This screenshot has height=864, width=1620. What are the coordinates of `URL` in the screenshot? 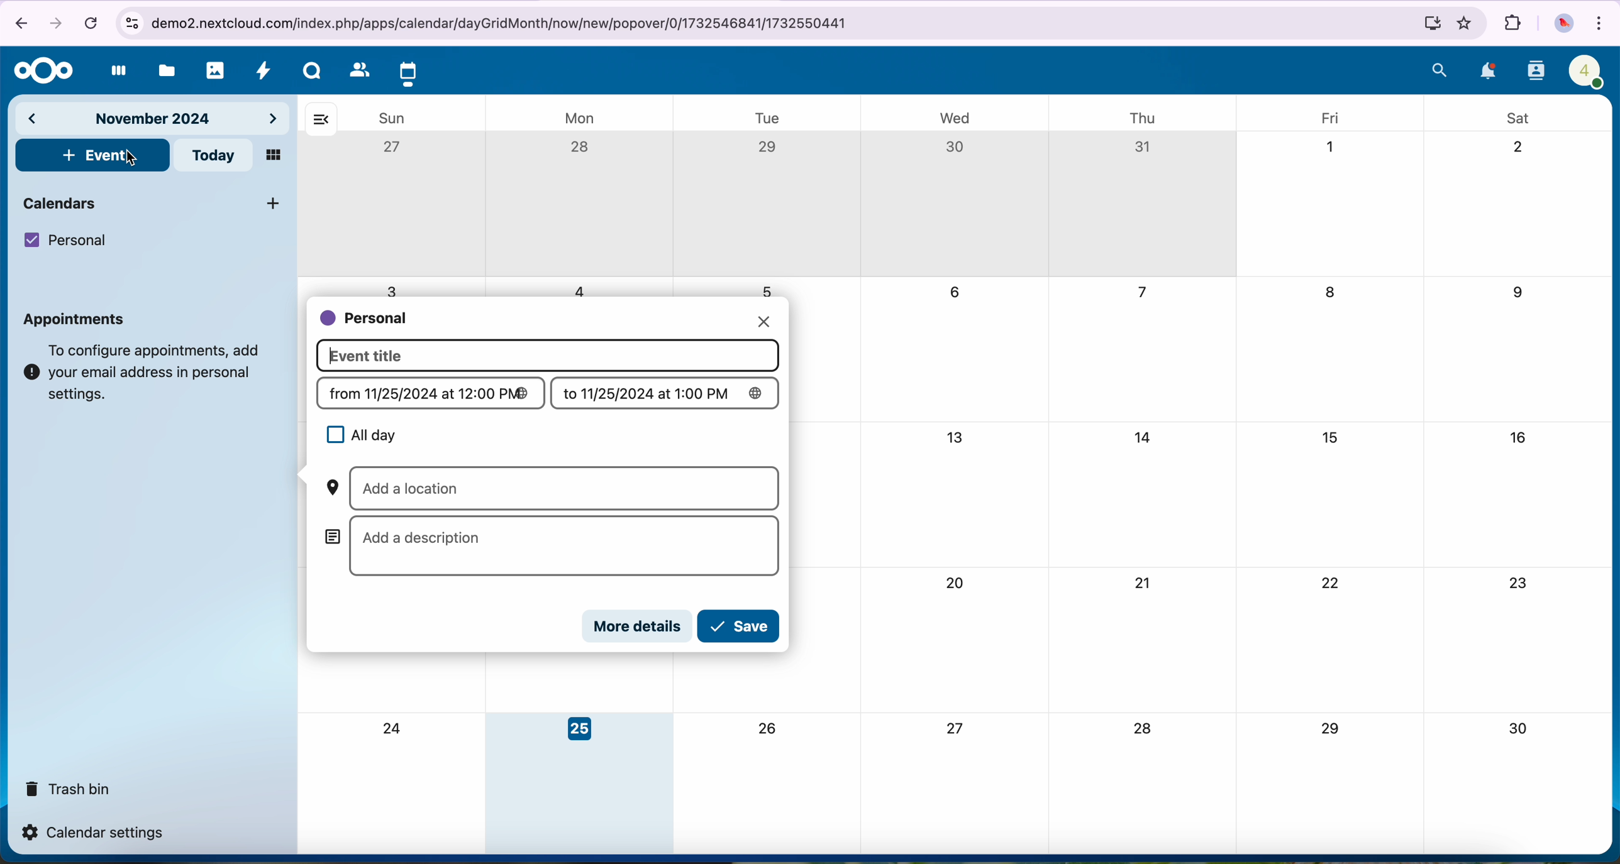 It's located at (505, 22).